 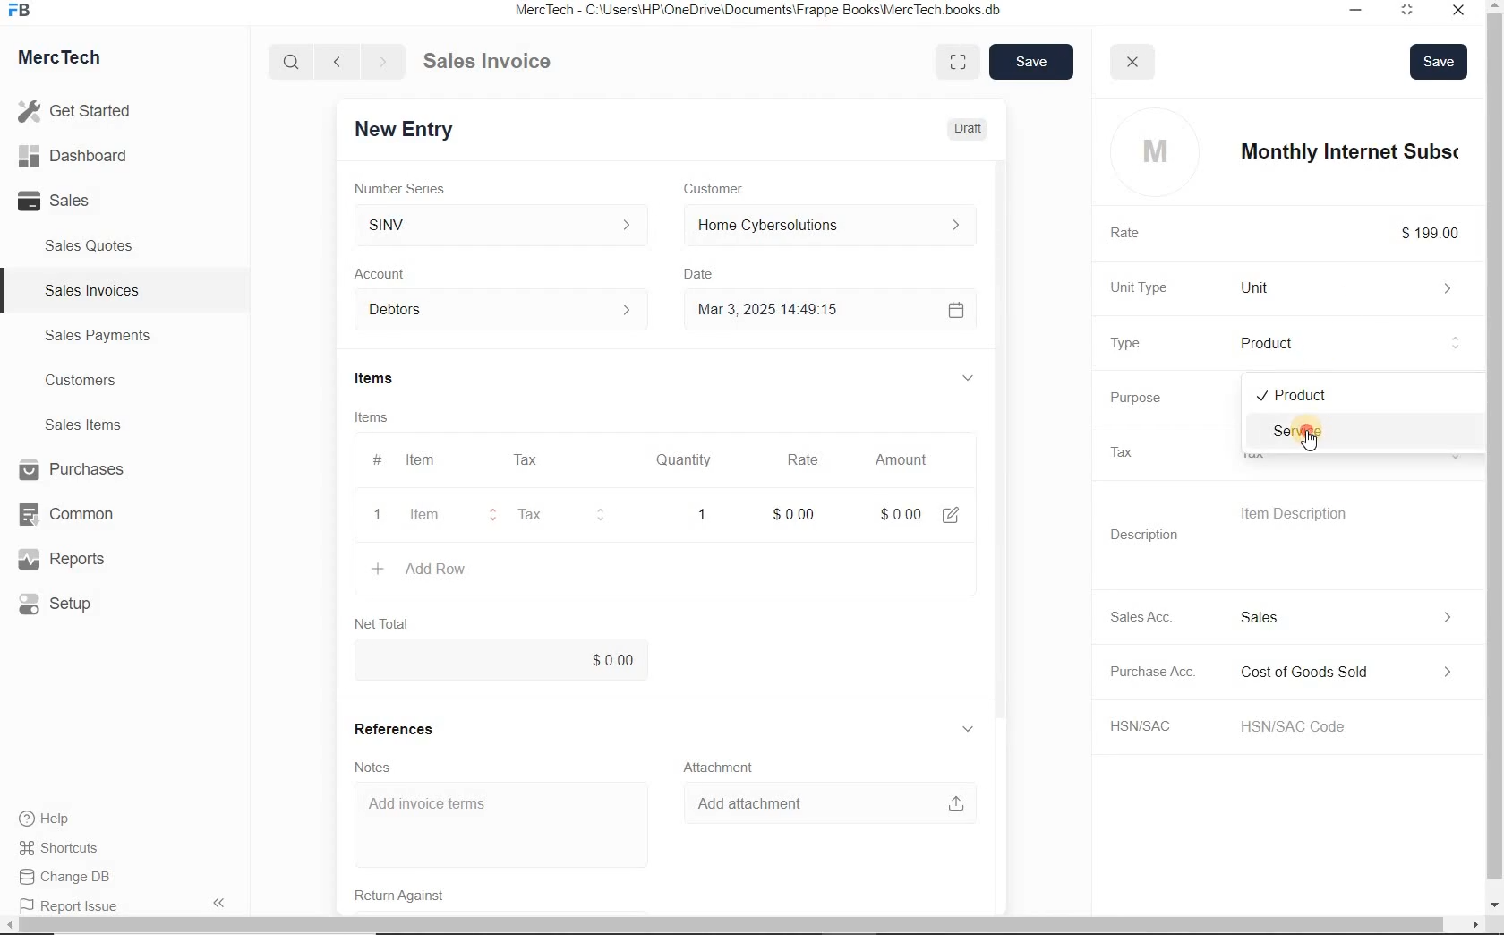 What do you see at coordinates (829, 802) in the screenshot?
I see `Add attachment` at bounding box center [829, 802].